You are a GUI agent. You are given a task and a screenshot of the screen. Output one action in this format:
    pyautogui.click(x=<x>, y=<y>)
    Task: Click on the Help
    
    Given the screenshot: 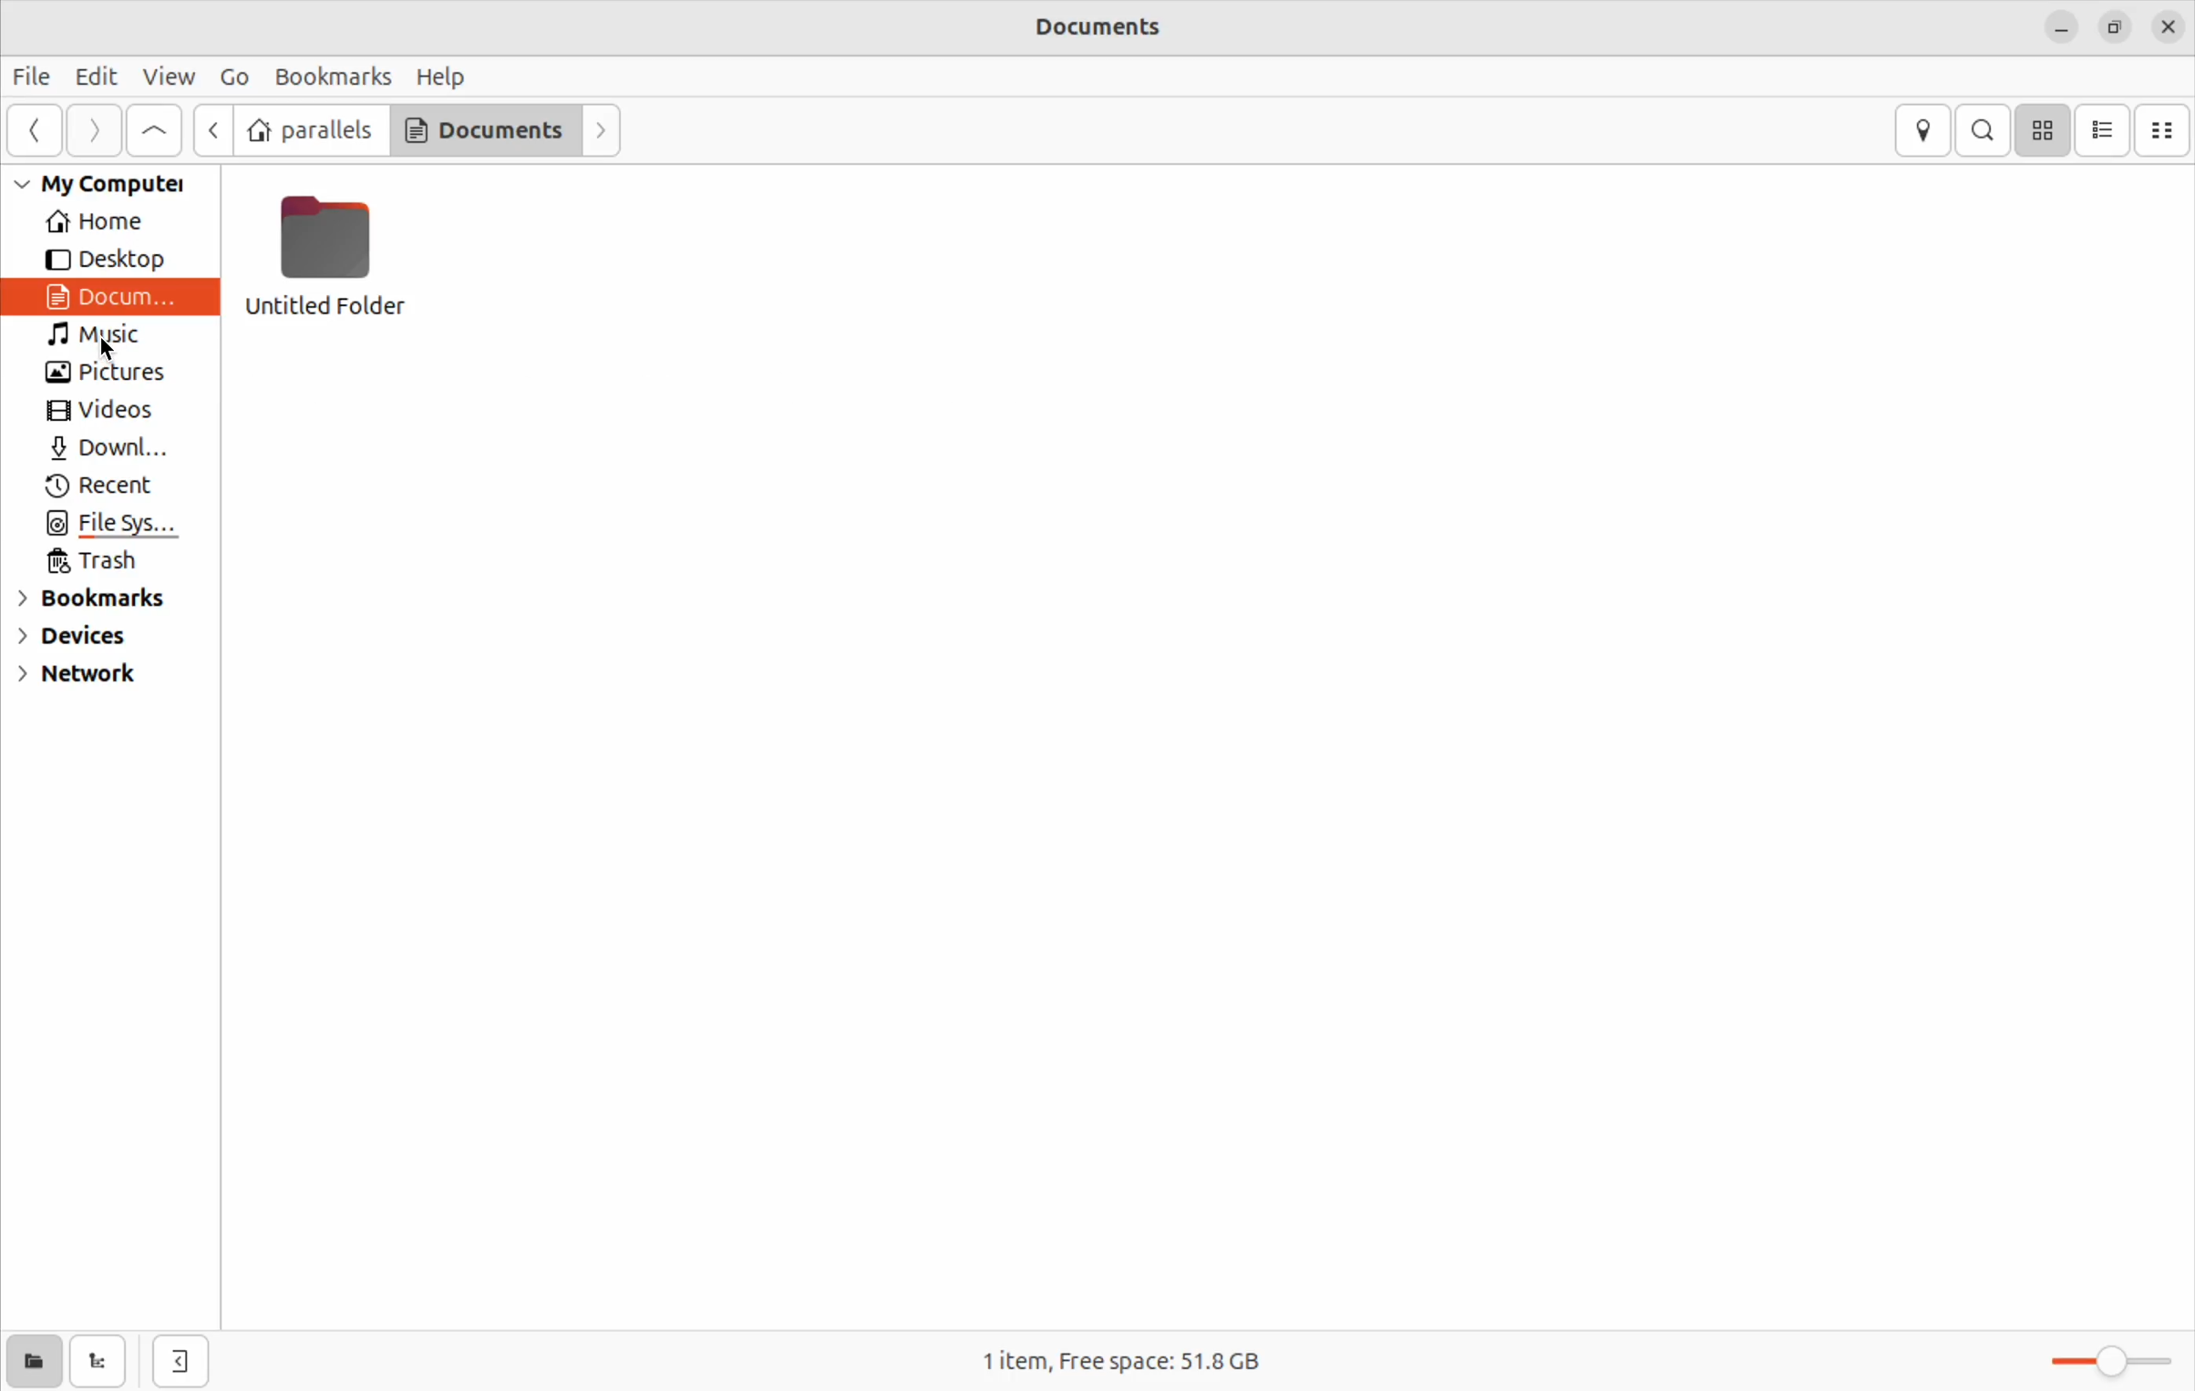 What is the action you would take?
    pyautogui.click(x=449, y=75)
    